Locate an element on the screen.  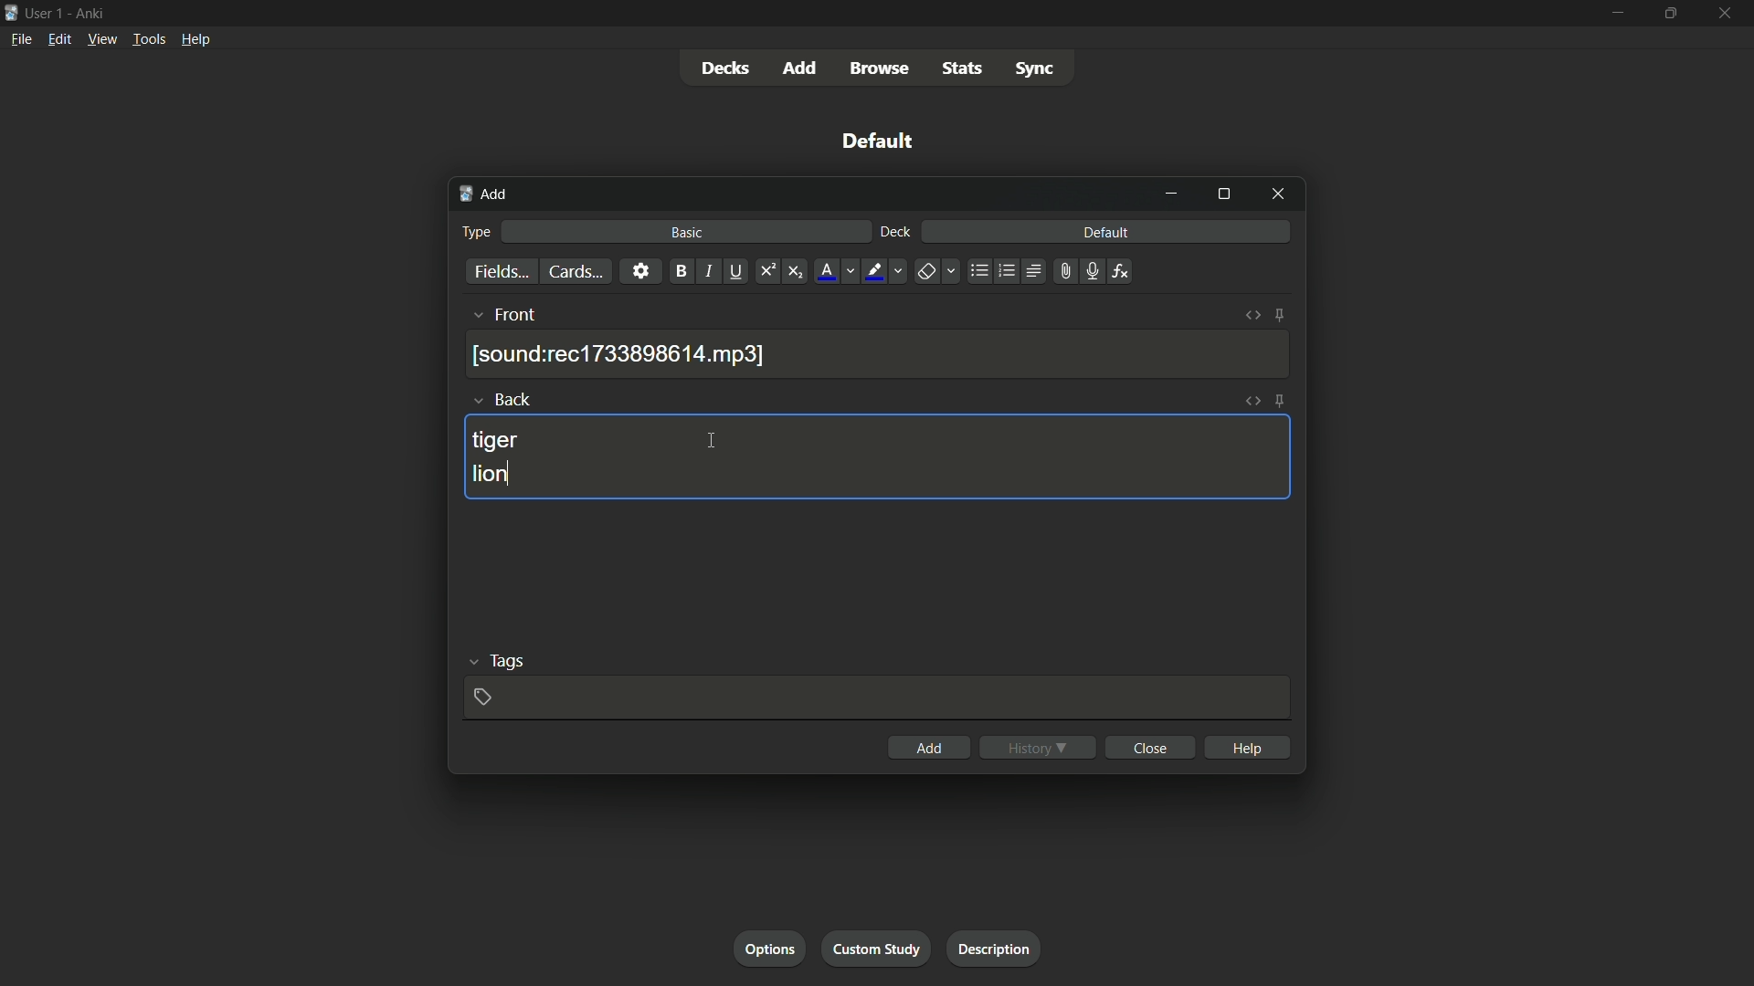
default is located at coordinates (1105, 233).